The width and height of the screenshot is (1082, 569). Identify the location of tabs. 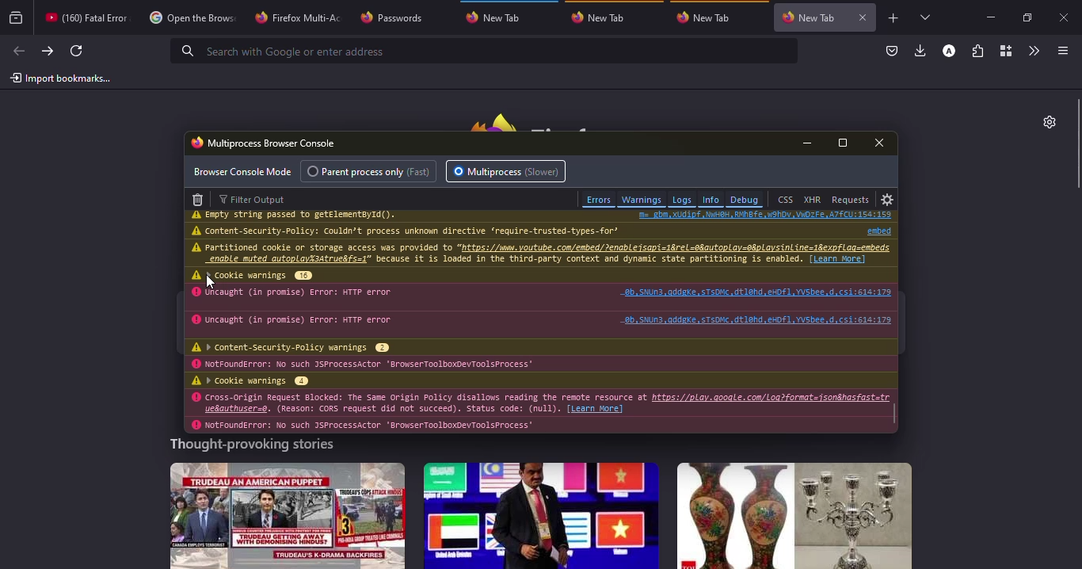
(924, 17).